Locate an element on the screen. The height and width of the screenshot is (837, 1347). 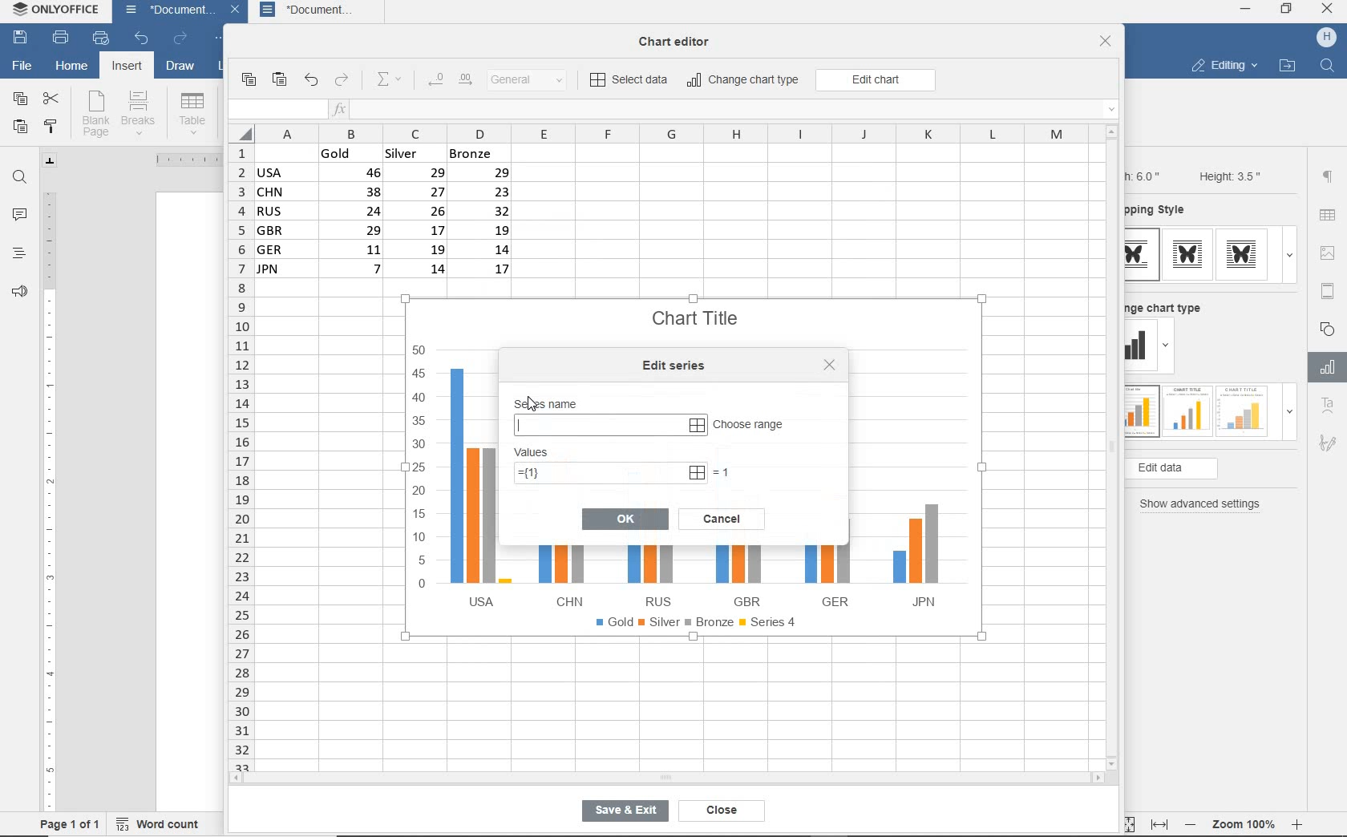
change type is located at coordinates (1141, 346).